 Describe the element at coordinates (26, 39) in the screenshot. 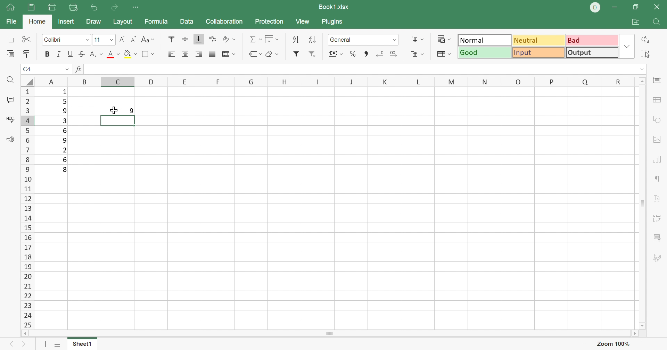

I see `Cut` at that location.